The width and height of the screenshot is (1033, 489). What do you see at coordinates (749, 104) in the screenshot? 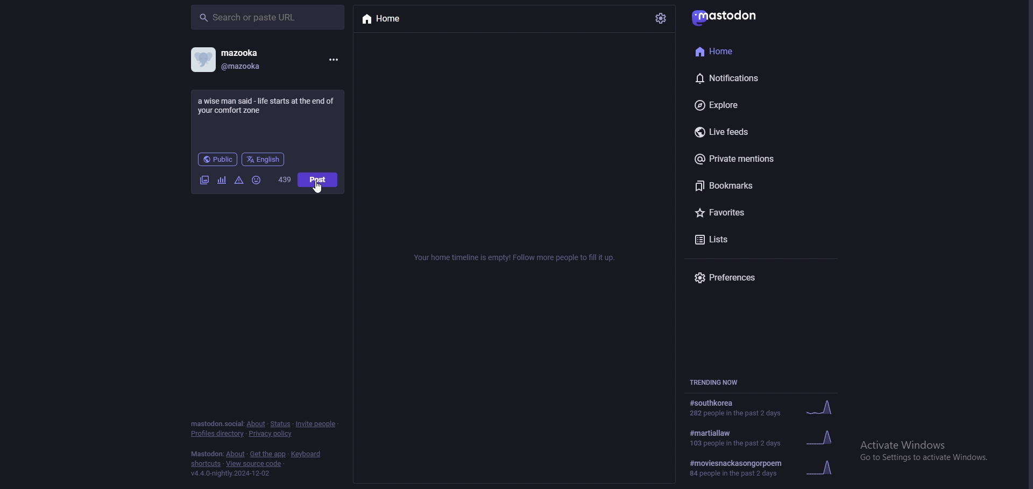
I see `Explore` at bounding box center [749, 104].